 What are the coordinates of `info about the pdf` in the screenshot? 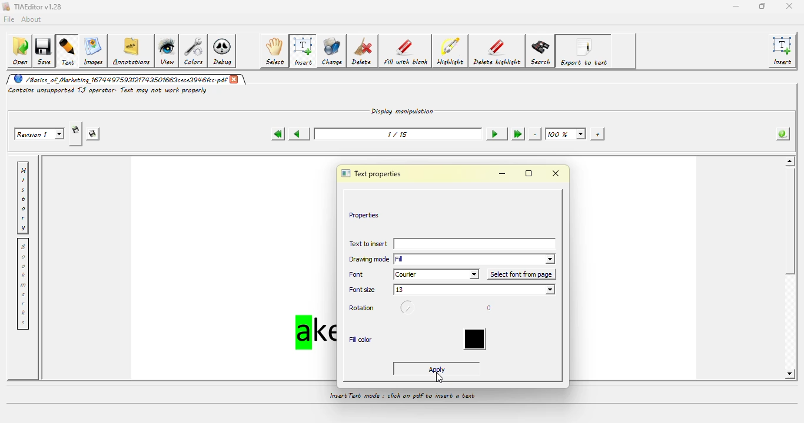 It's located at (780, 135).